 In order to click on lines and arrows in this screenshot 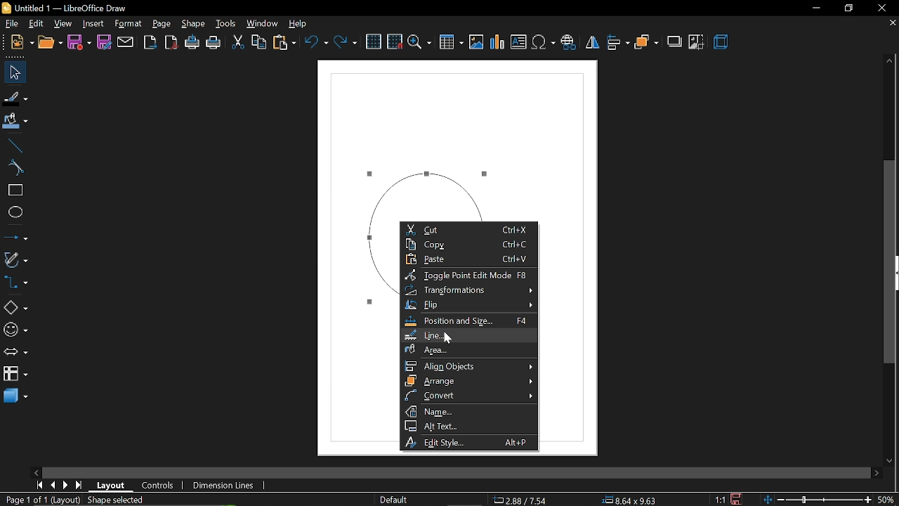, I will do `click(17, 236)`.